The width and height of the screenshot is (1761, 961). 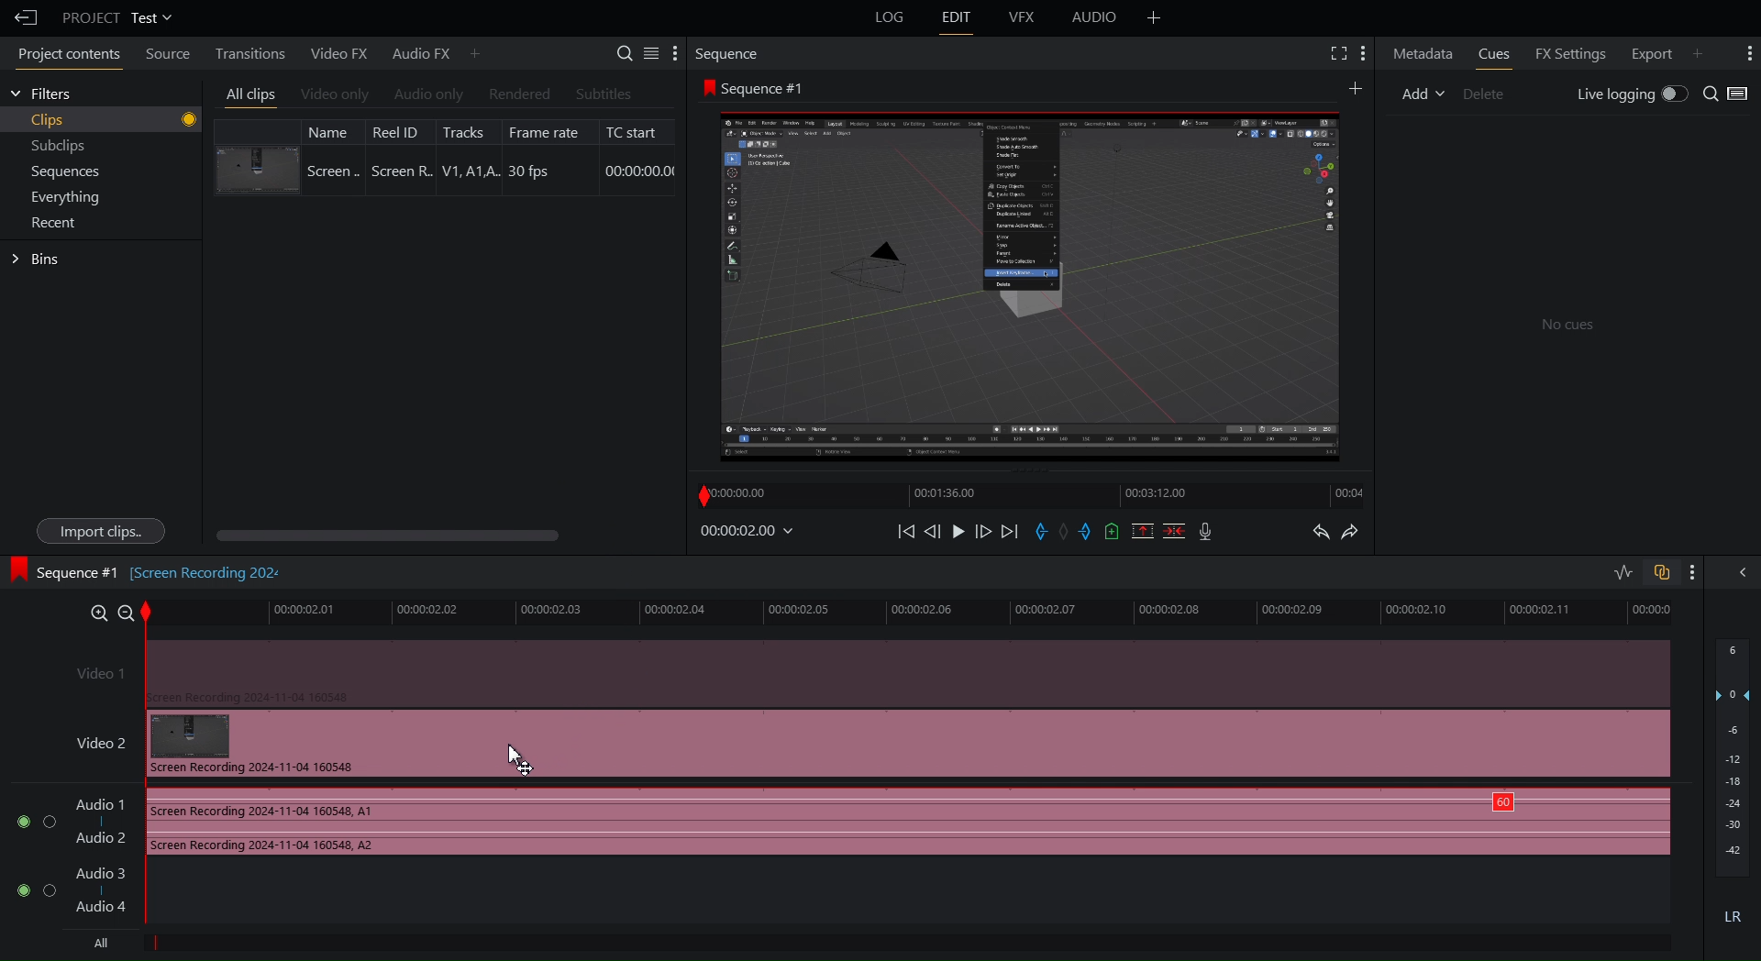 I want to click on Recent, so click(x=58, y=223).